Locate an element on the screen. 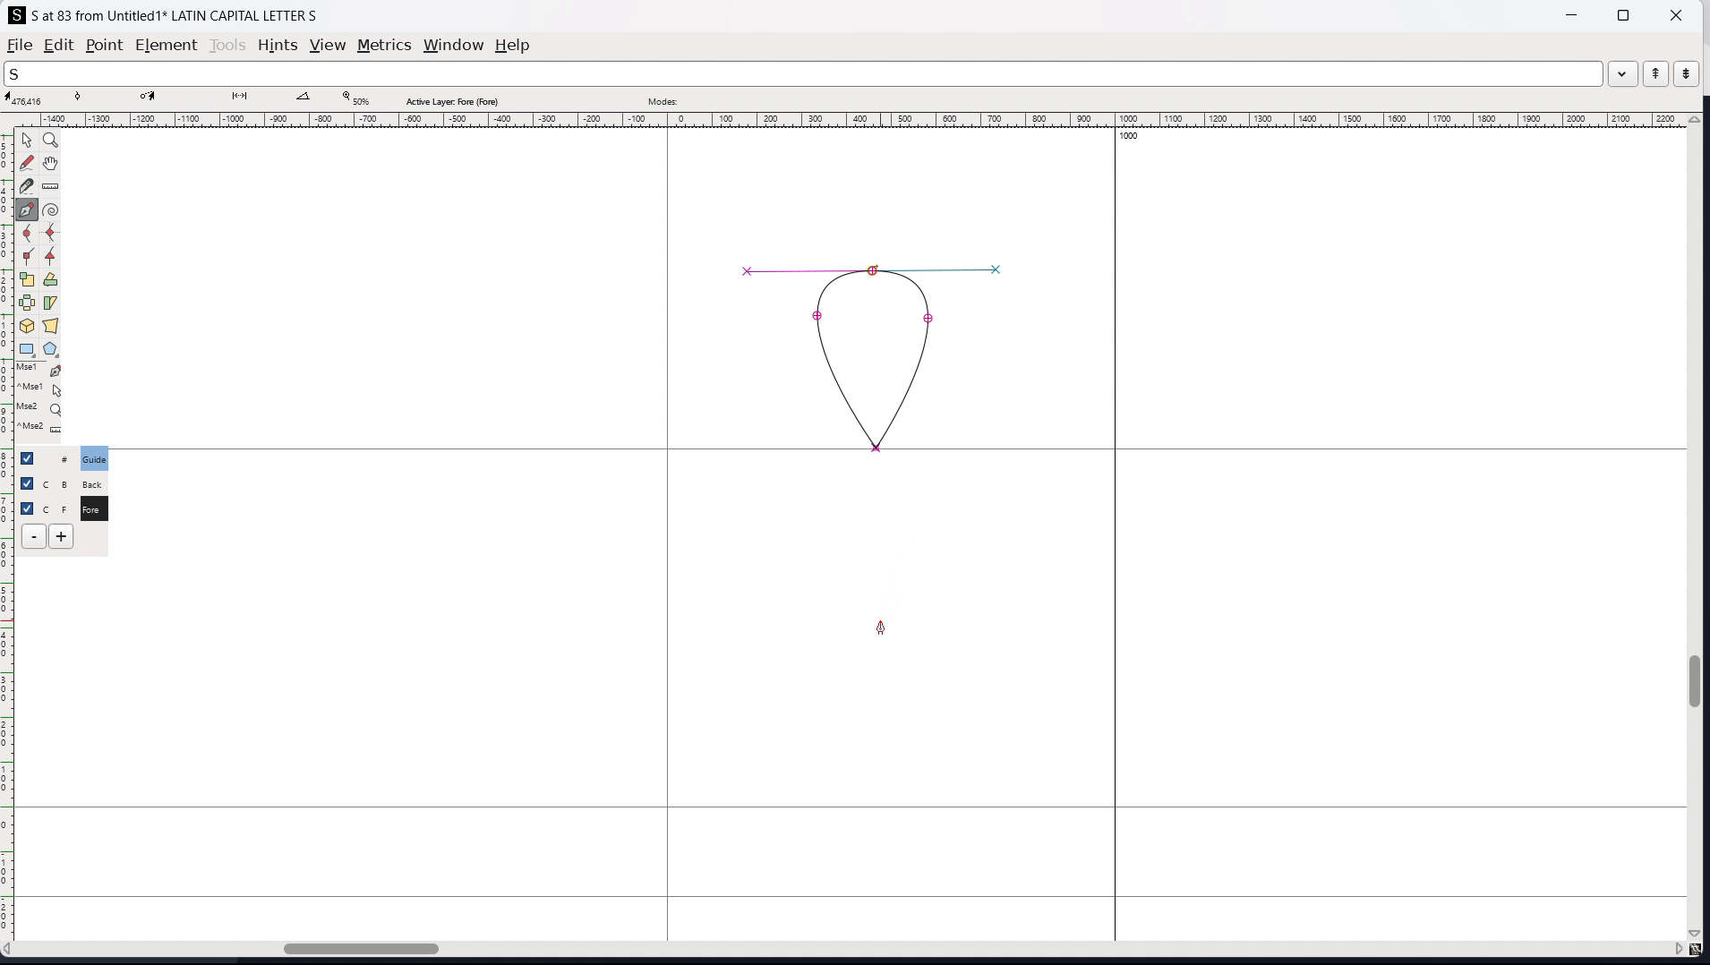 The height and width of the screenshot is (965, 1710). cut splines in two is located at coordinates (27, 186).